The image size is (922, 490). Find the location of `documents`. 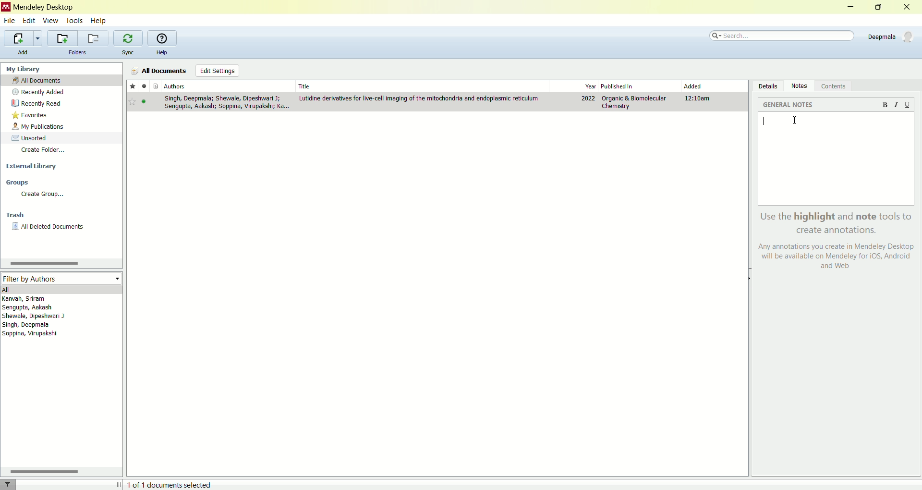

documents is located at coordinates (156, 86).